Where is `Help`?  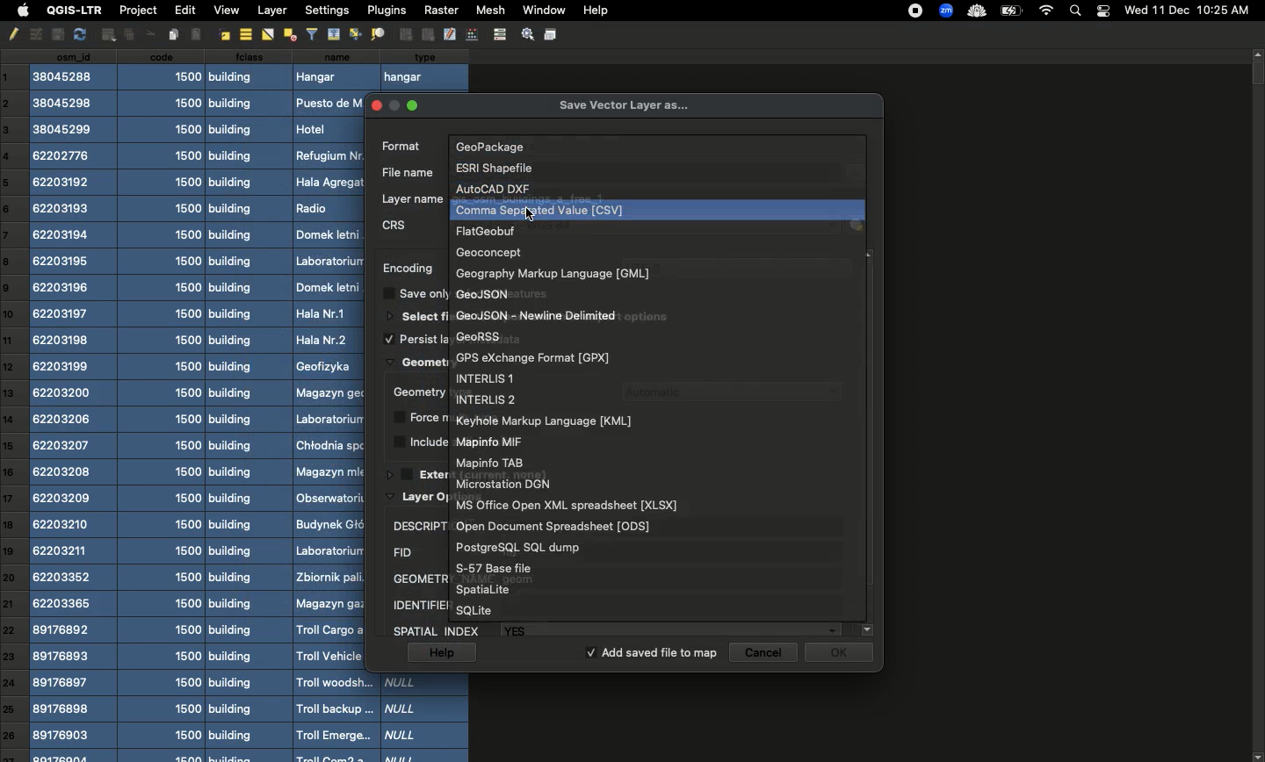 Help is located at coordinates (440, 653).